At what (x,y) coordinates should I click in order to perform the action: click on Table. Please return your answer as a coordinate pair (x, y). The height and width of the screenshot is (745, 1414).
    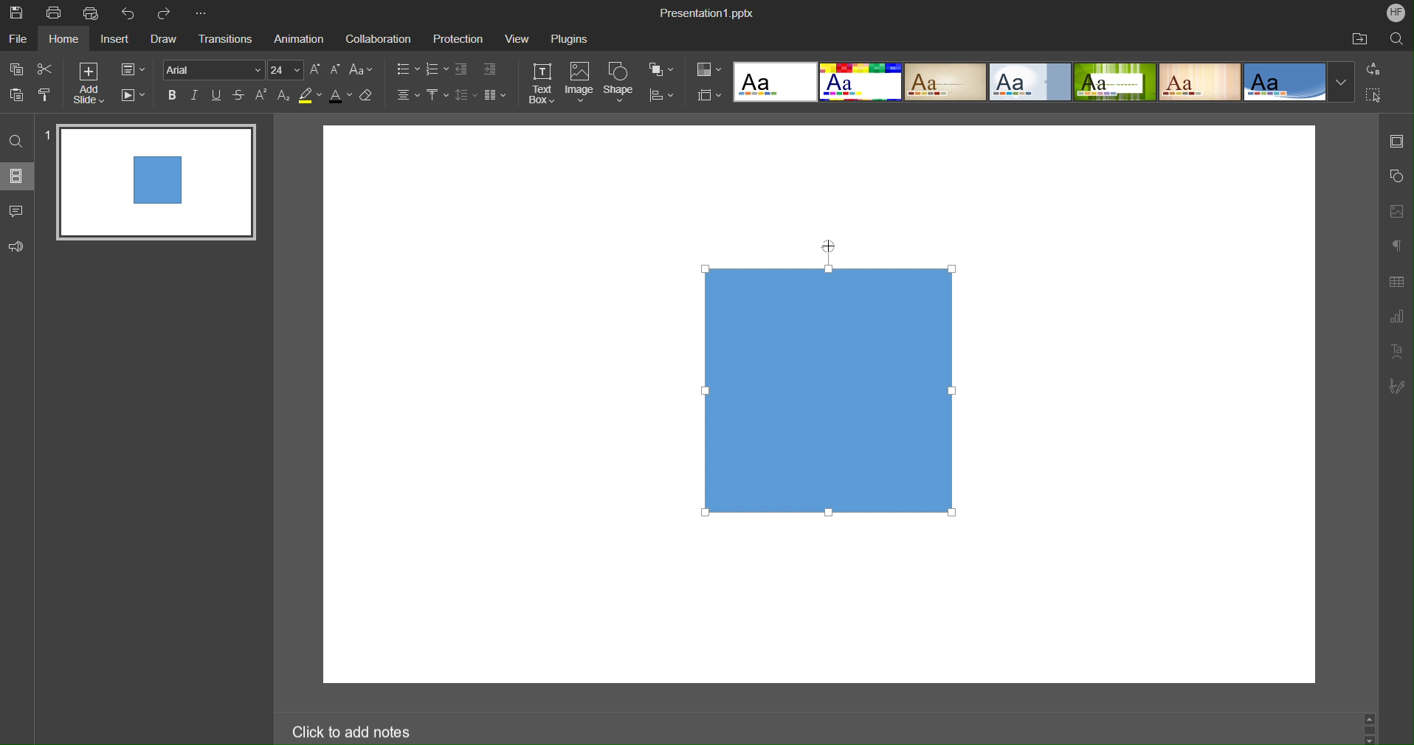
    Looking at the image, I should click on (1397, 282).